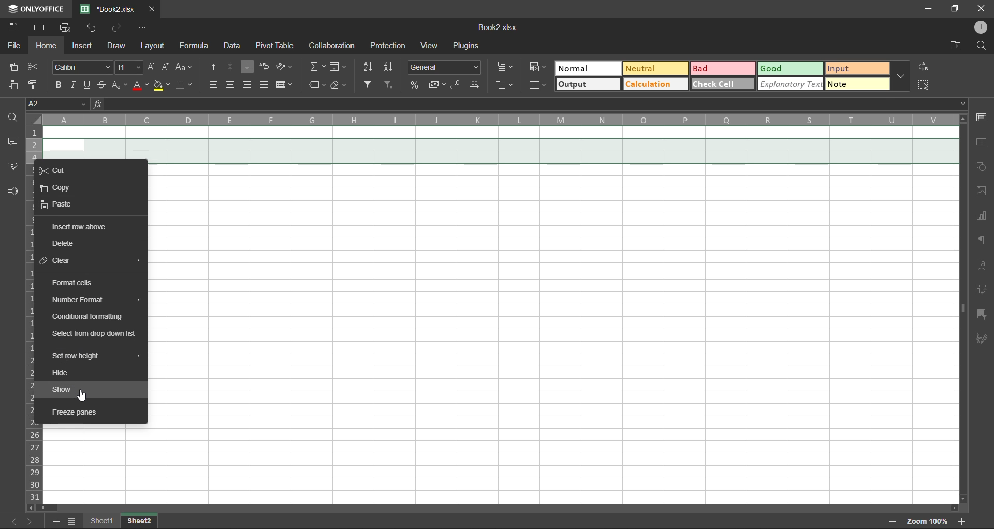 This screenshot has height=529, width=994. What do you see at coordinates (152, 67) in the screenshot?
I see `increment size` at bounding box center [152, 67].